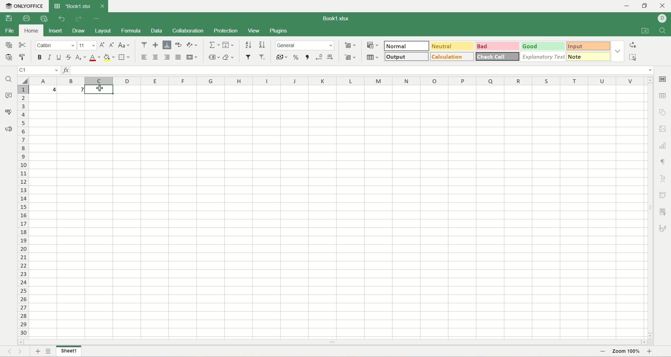 The width and height of the screenshot is (671, 357). I want to click on fill, so click(228, 45).